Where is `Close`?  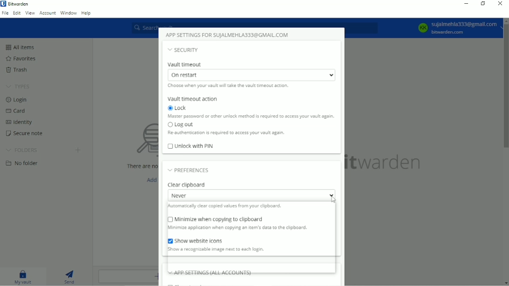
Close is located at coordinates (501, 4).